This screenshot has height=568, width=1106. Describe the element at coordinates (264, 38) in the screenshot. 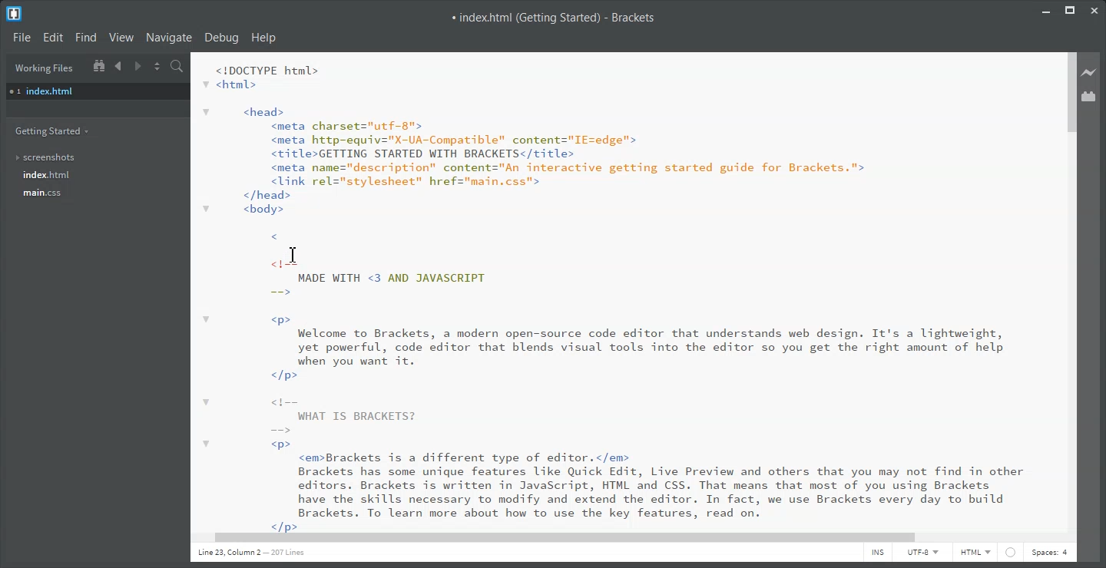

I see `Help` at that location.